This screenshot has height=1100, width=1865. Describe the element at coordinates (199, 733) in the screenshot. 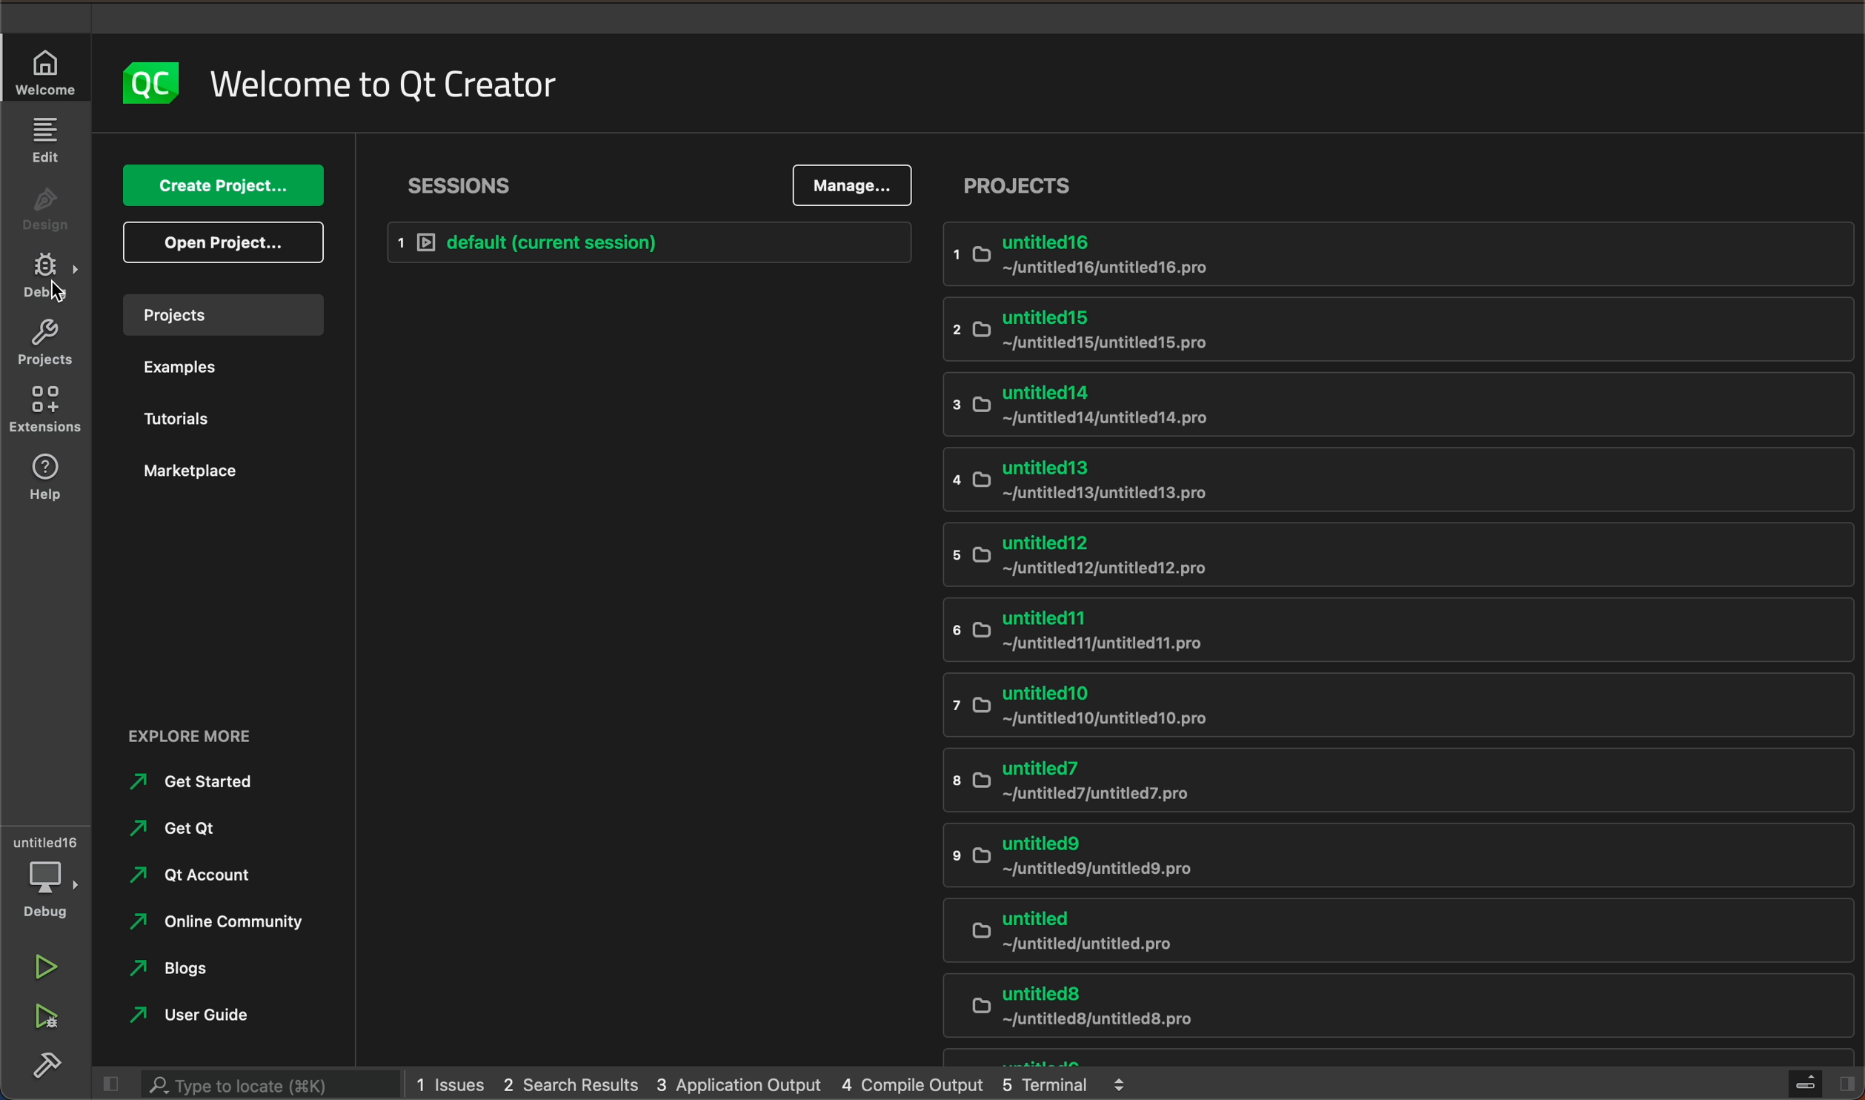

I see `explore more` at that location.